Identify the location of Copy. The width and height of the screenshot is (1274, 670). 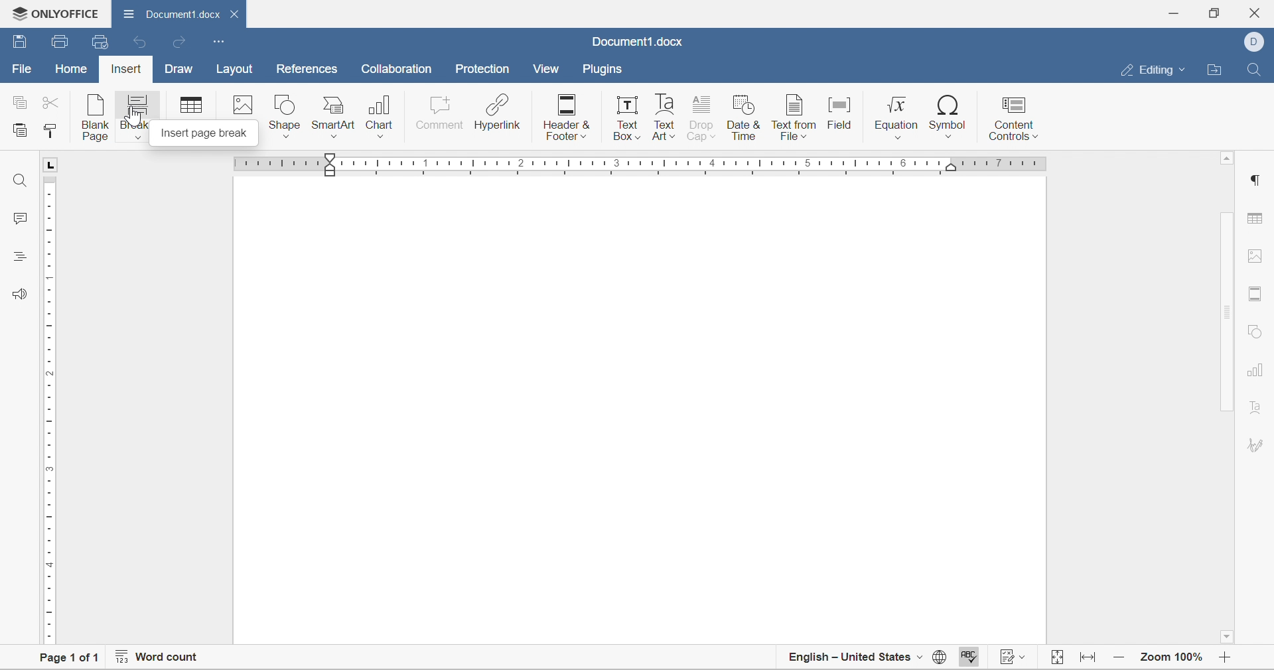
(19, 101).